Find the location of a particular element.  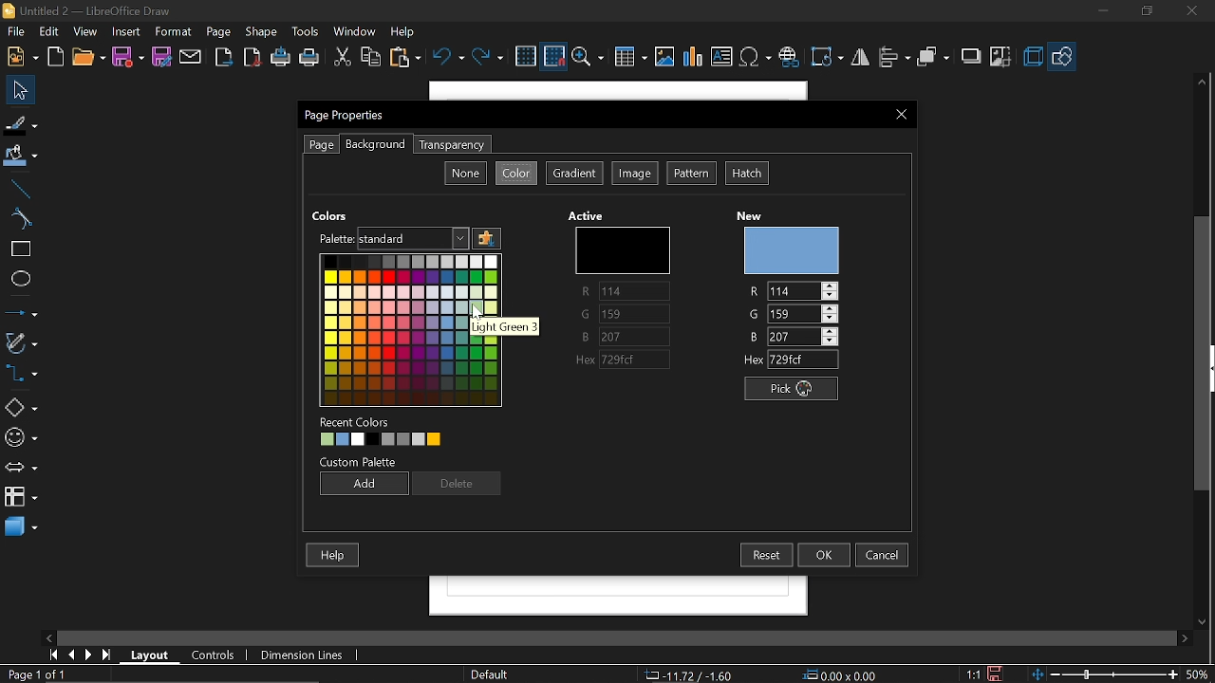

Basic hapes is located at coordinates (1063, 56).